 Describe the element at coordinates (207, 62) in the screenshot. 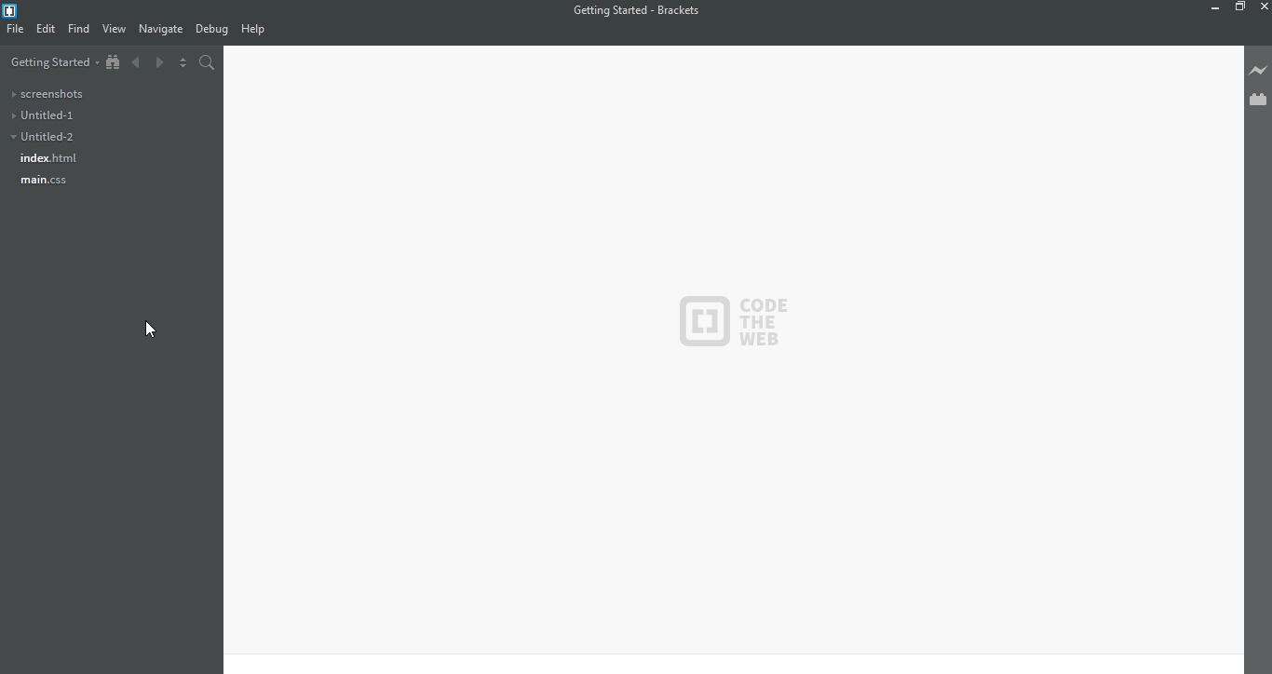

I see `search` at that location.